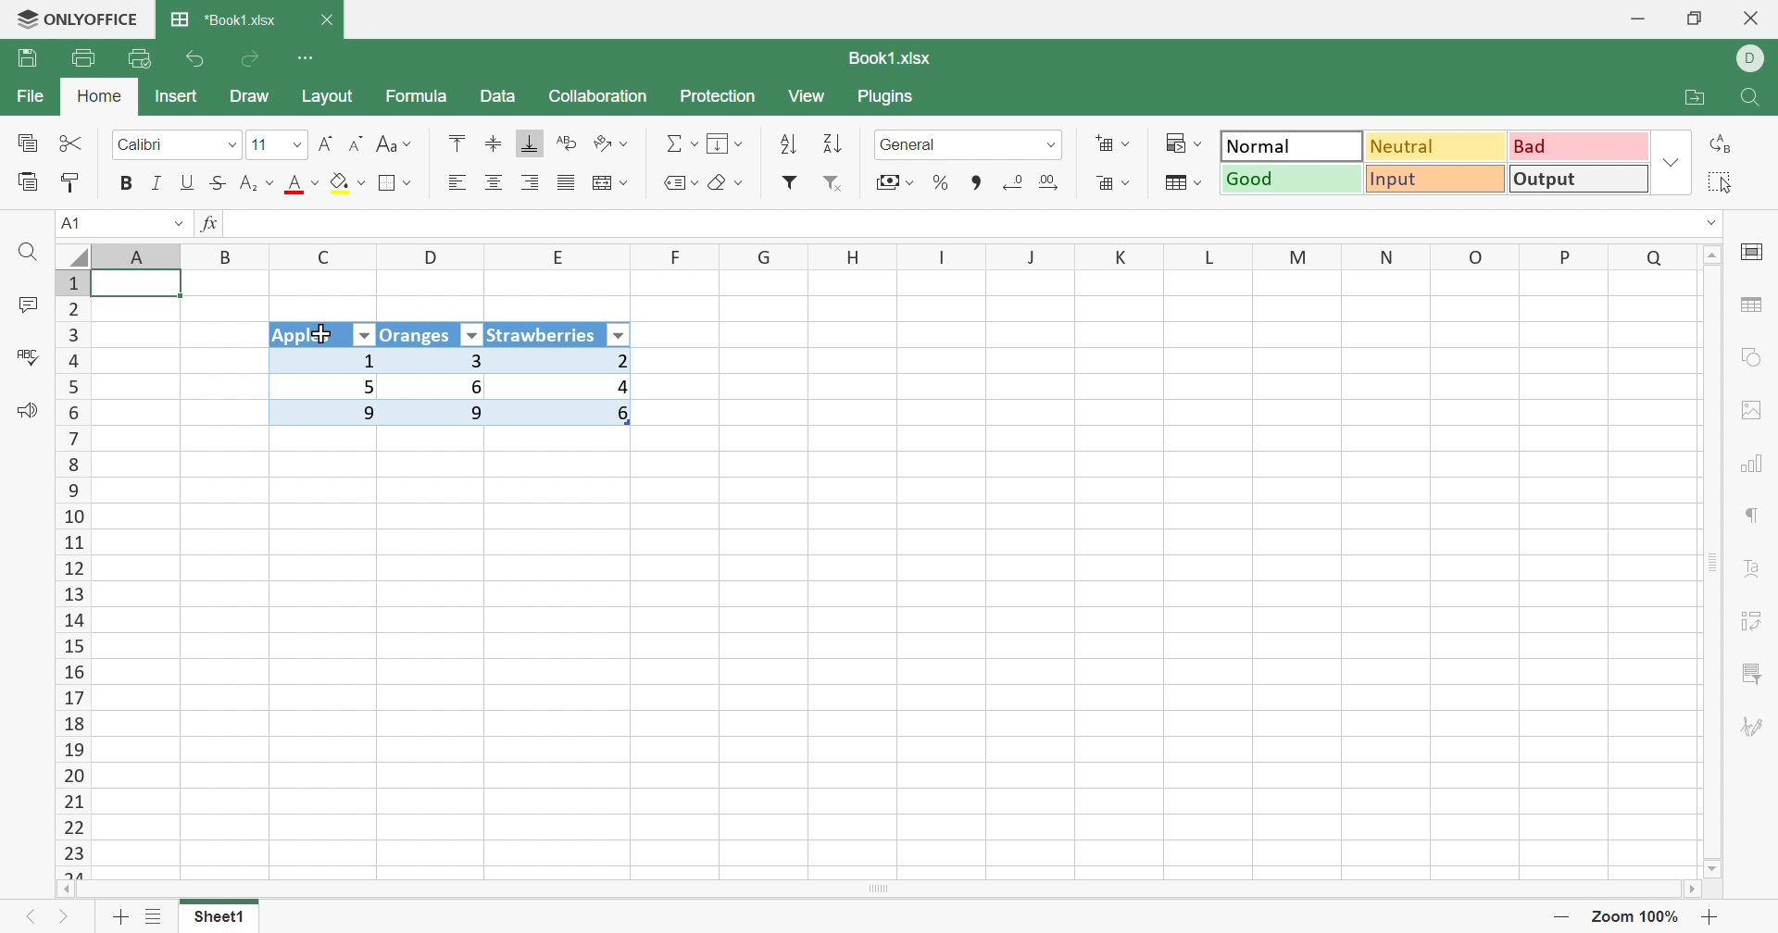  What do you see at coordinates (1752, 728) in the screenshot?
I see `Signature settings` at bounding box center [1752, 728].